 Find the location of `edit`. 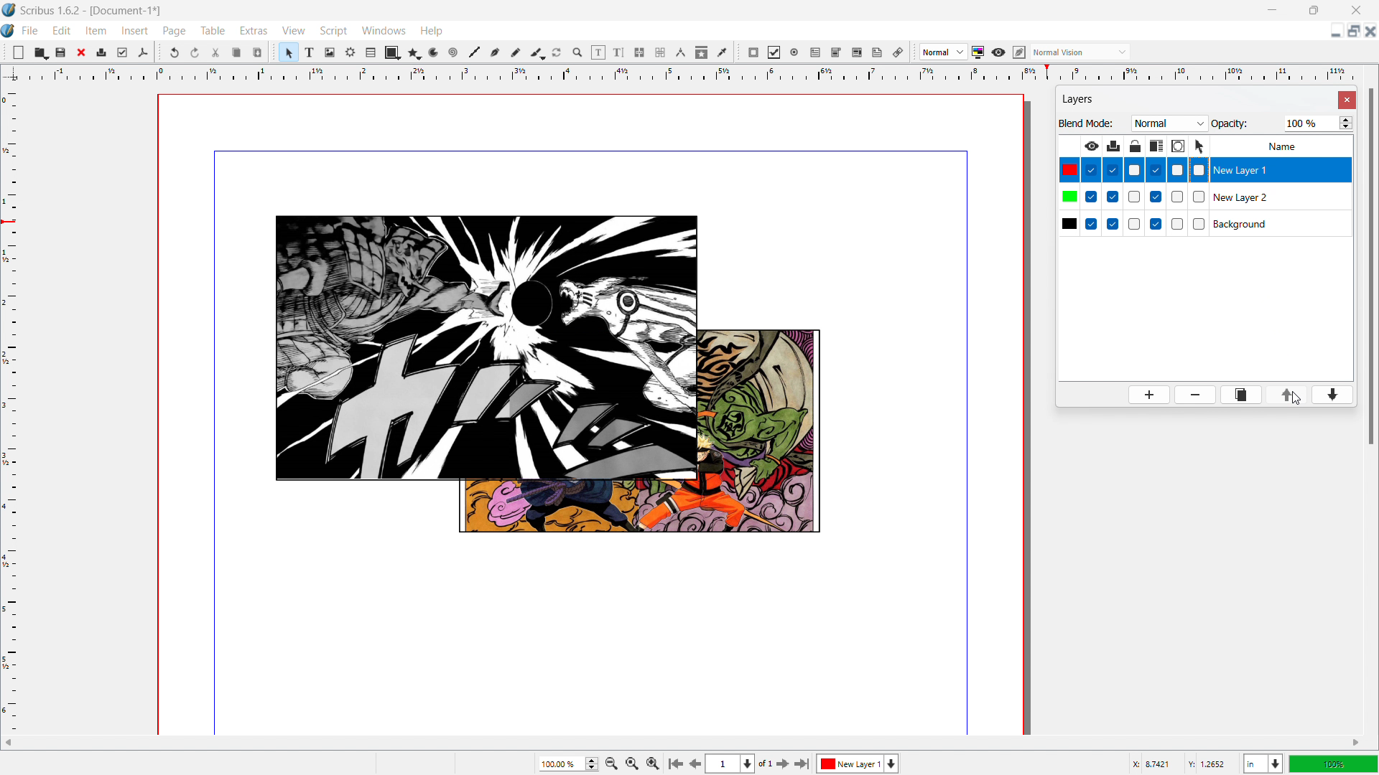

edit is located at coordinates (63, 31).